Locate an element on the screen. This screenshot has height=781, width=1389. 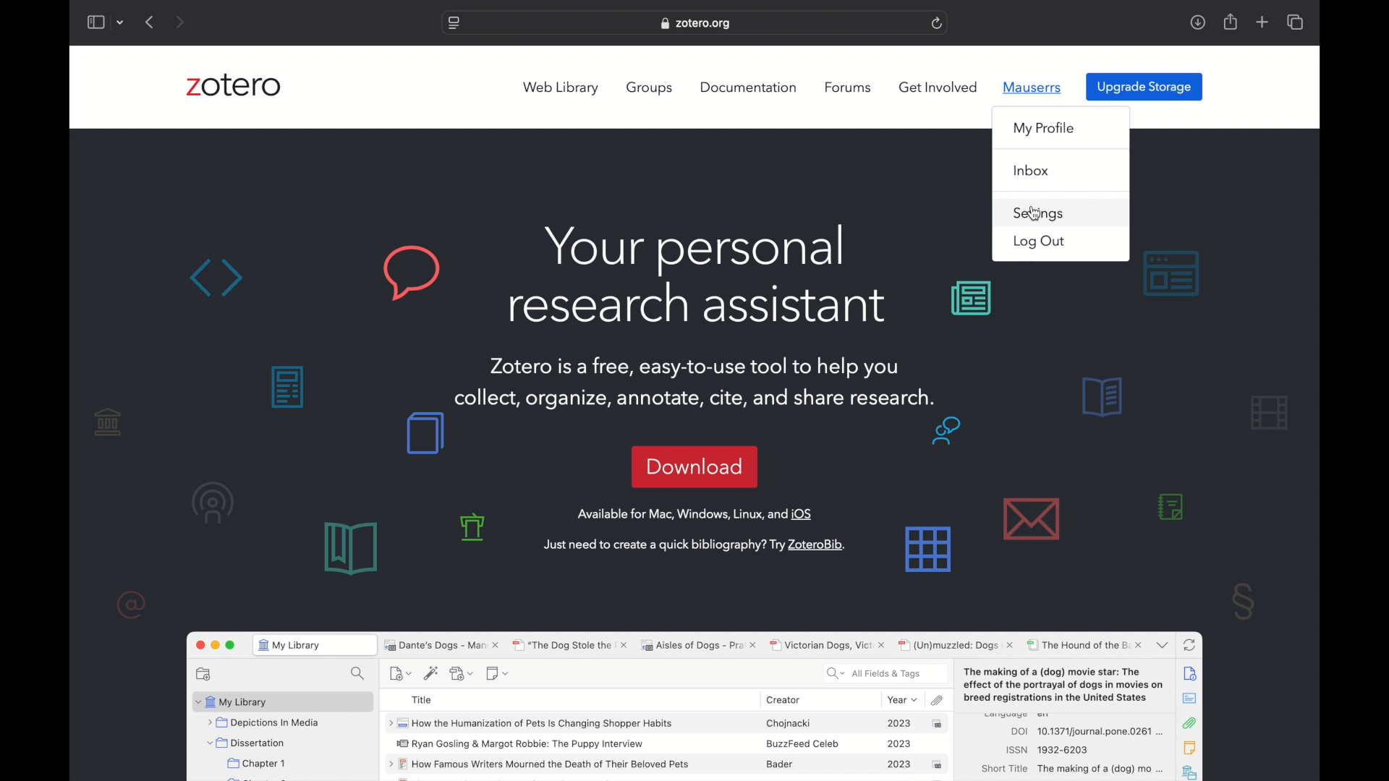
mauserrs is located at coordinates (1035, 88).